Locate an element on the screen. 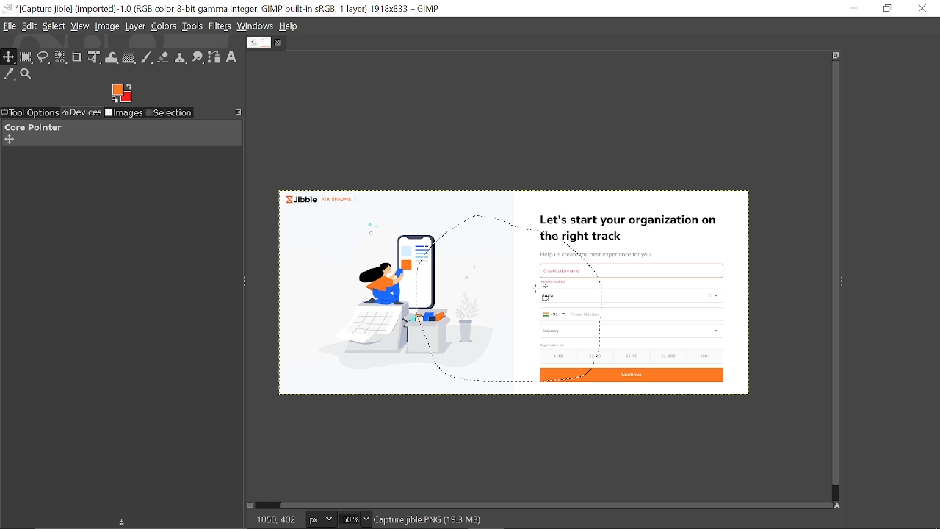 This screenshot has height=529, width=940. Move tool is located at coordinates (9, 57).